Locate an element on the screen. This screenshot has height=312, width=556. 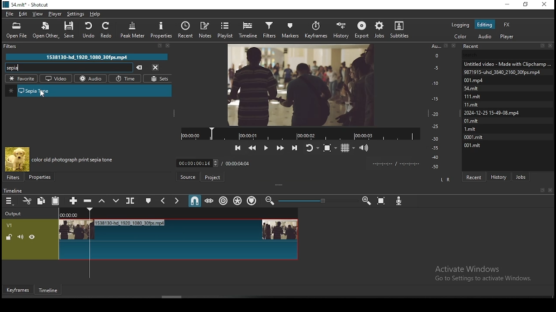
sepia tone is located at coordinates (89, 90).